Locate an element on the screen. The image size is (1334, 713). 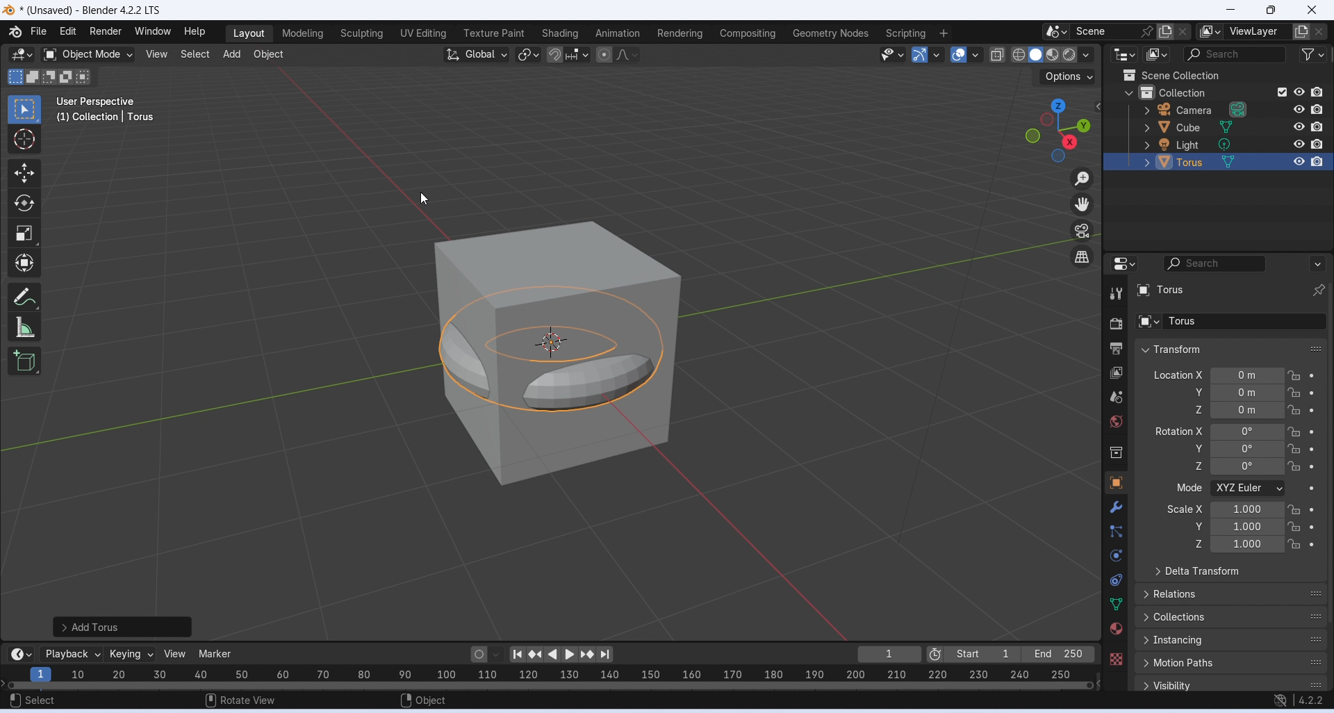
Annotate is located at coordinates (26, 297).